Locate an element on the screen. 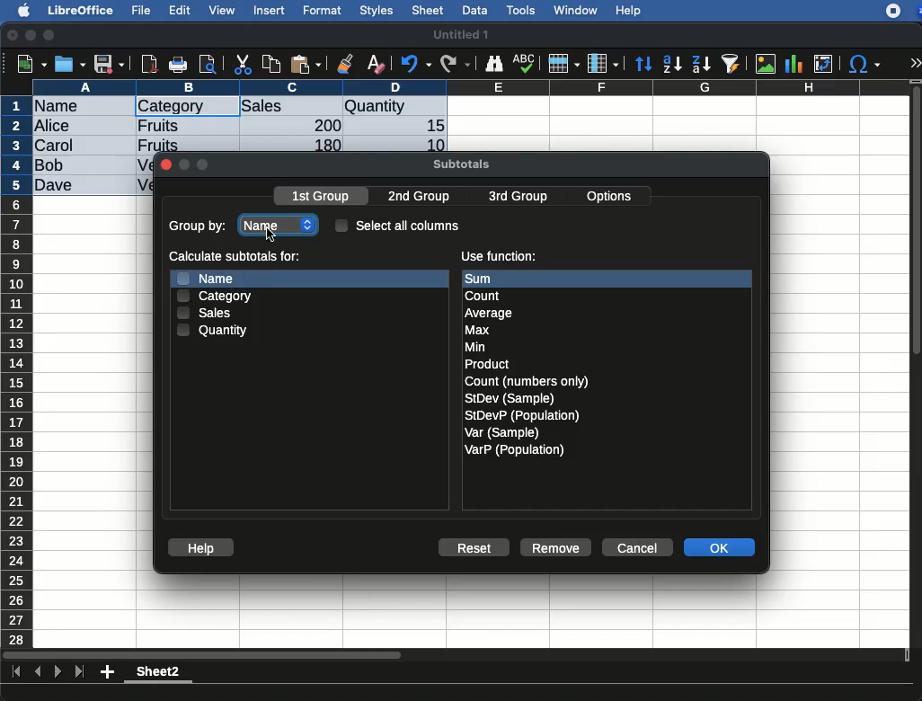 The height and width of the screenshot is (701, 922). styles is located at coordinates (375, 13).